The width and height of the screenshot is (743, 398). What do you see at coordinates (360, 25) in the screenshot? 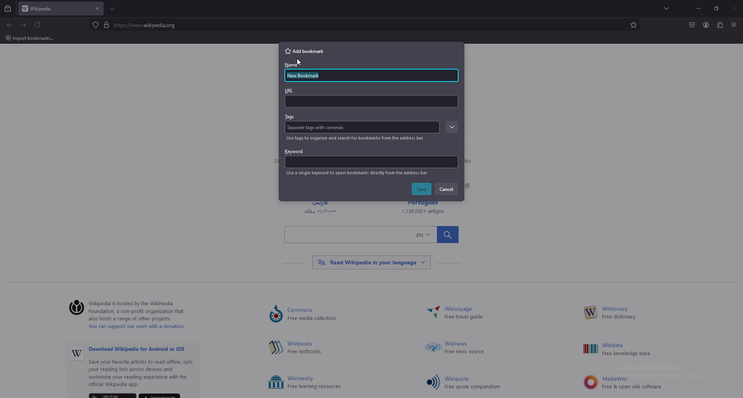
I see `search bar` at bounding box center [360, 25].